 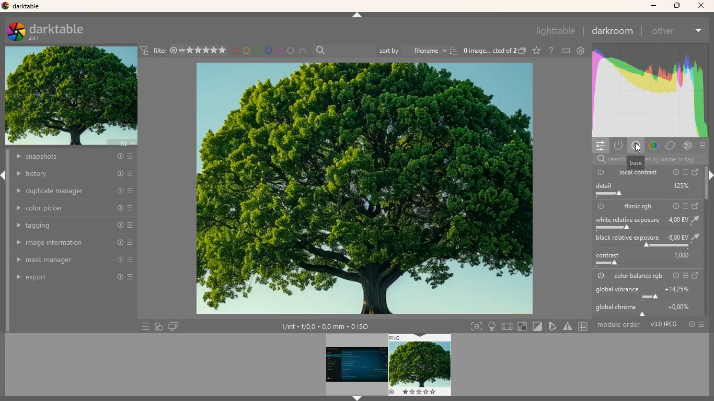 I want to click on local contrast, so click(x=639, y=173).